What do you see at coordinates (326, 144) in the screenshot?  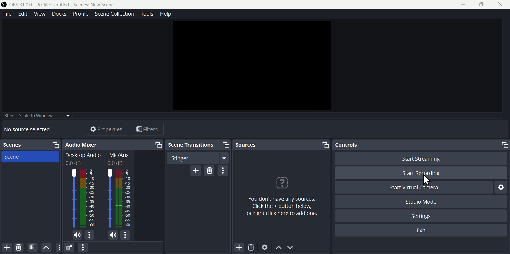 I see `maximize` at bounding box center [326, 144].